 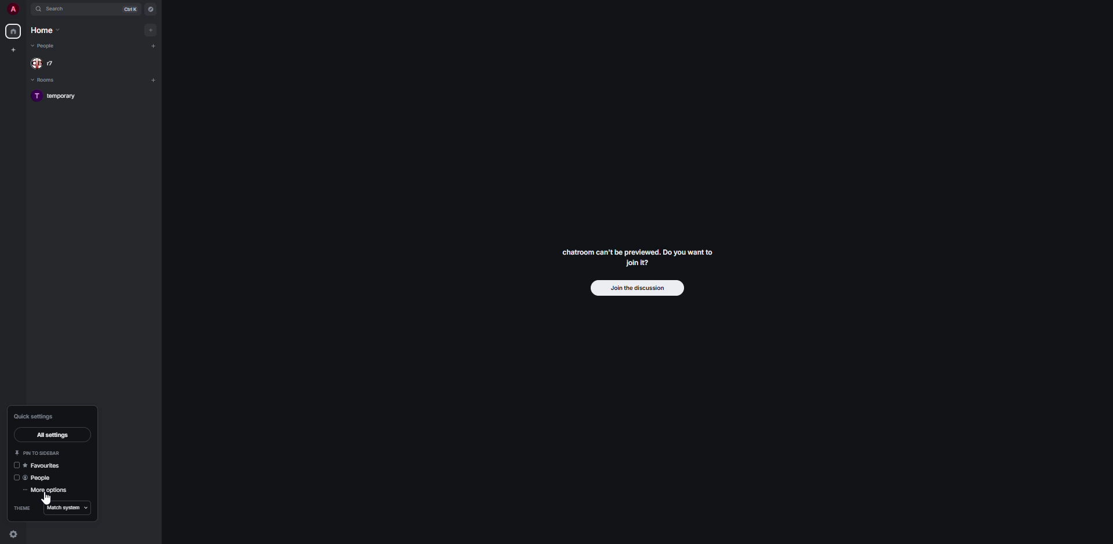 I want to click on people, so click(x=45, y=63).